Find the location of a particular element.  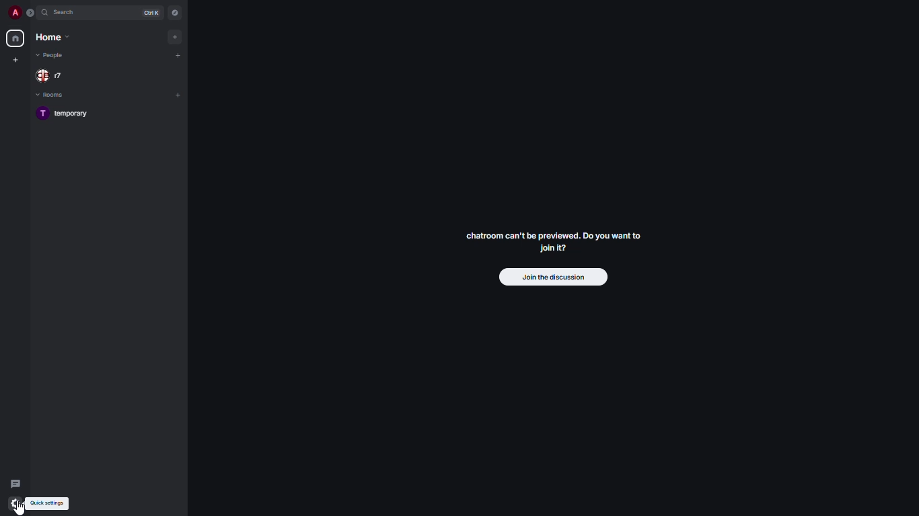

join the discussion is located at coordinates (553, 276).